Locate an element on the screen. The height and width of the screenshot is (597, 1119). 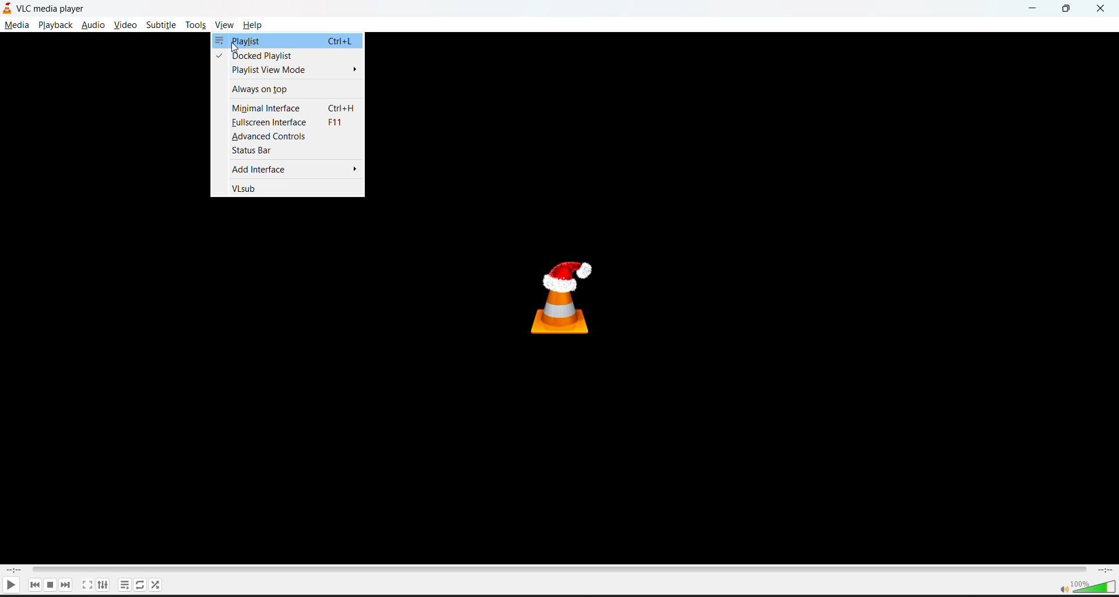
VLC media player is located at coordinates (56, 10).